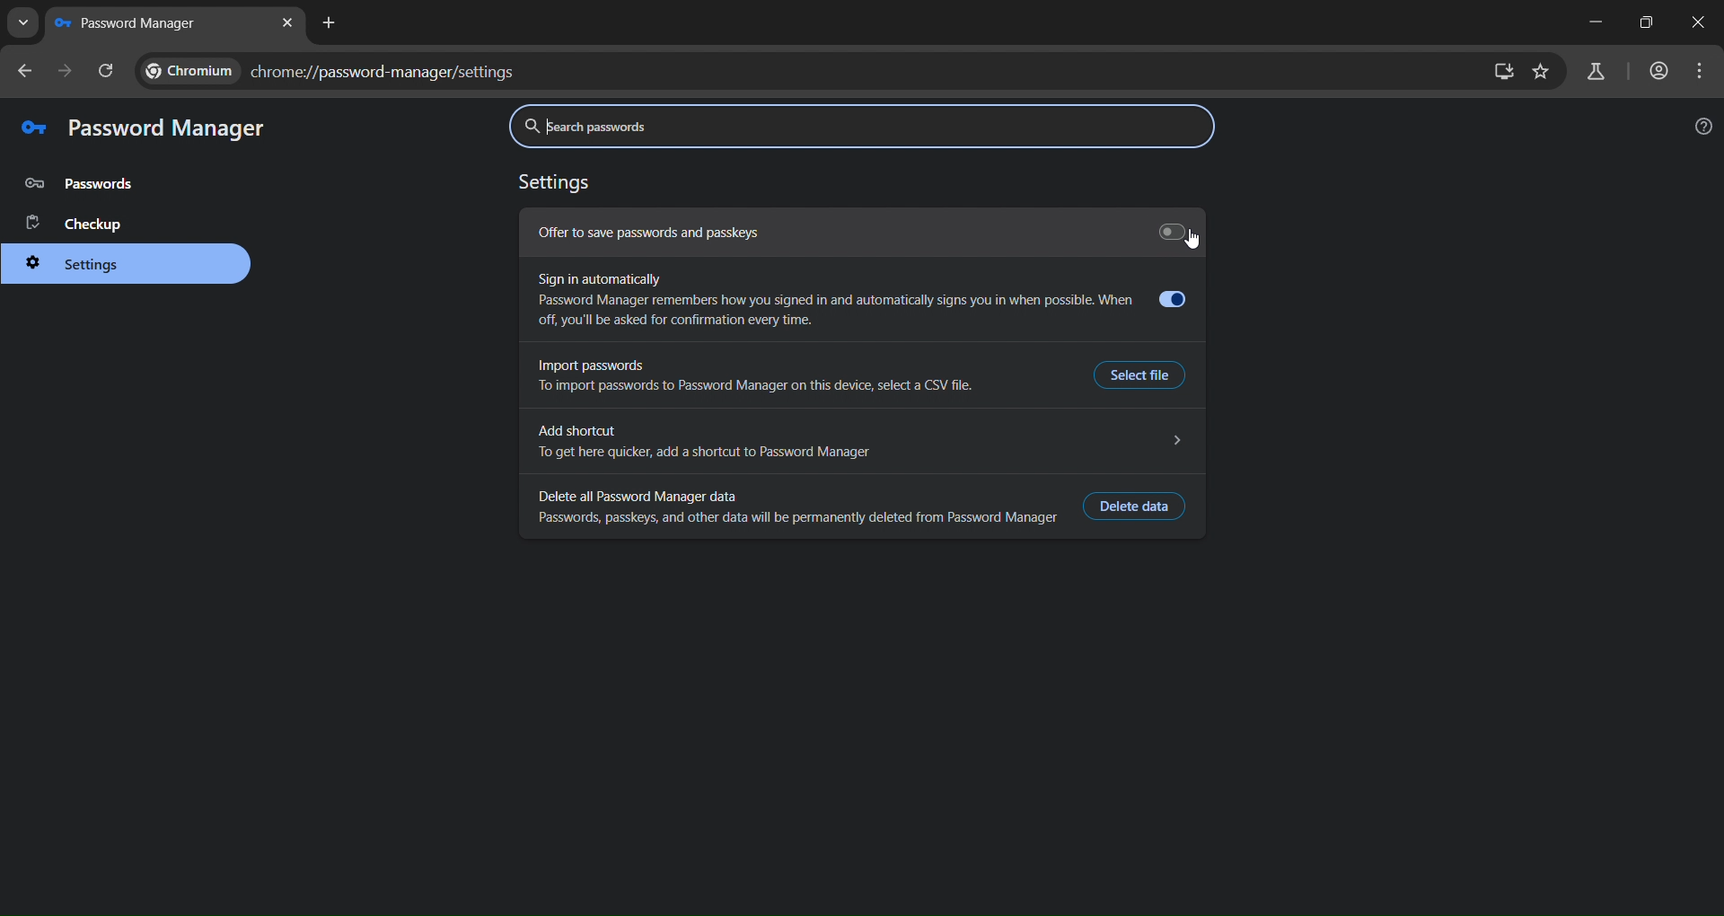 The image size is (1724, 916). What do you see at coordinates (107, 70) in the screenshot?
I see `reload page` at bounding box center [107, 70].